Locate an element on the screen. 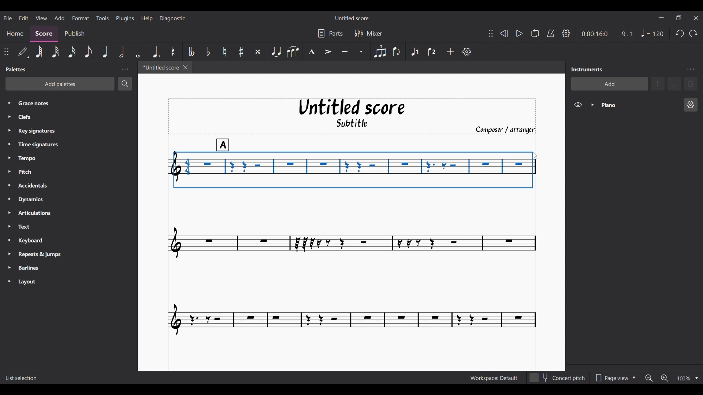  8th note is located at coordinates (89, 52).